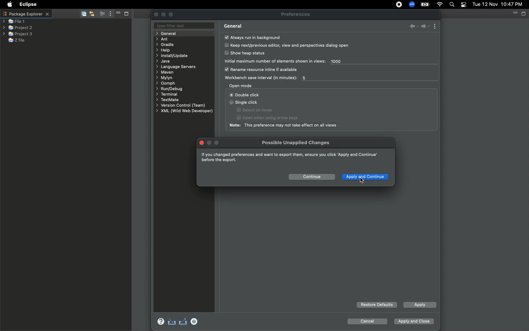 Image resolution: width=529 pixels, height=331 pixels. I want to click on Project 3, so click(18, 34).